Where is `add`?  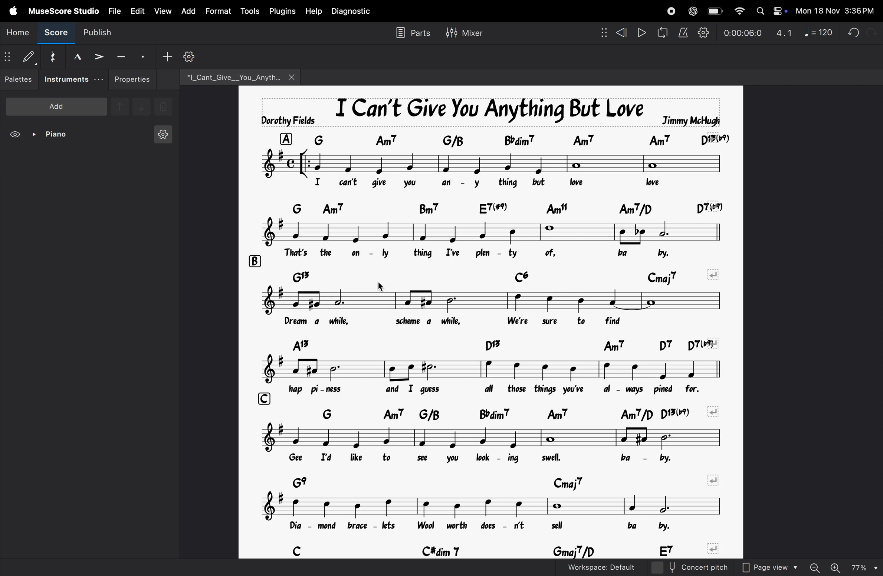
add is located at coordinates (56, 105).